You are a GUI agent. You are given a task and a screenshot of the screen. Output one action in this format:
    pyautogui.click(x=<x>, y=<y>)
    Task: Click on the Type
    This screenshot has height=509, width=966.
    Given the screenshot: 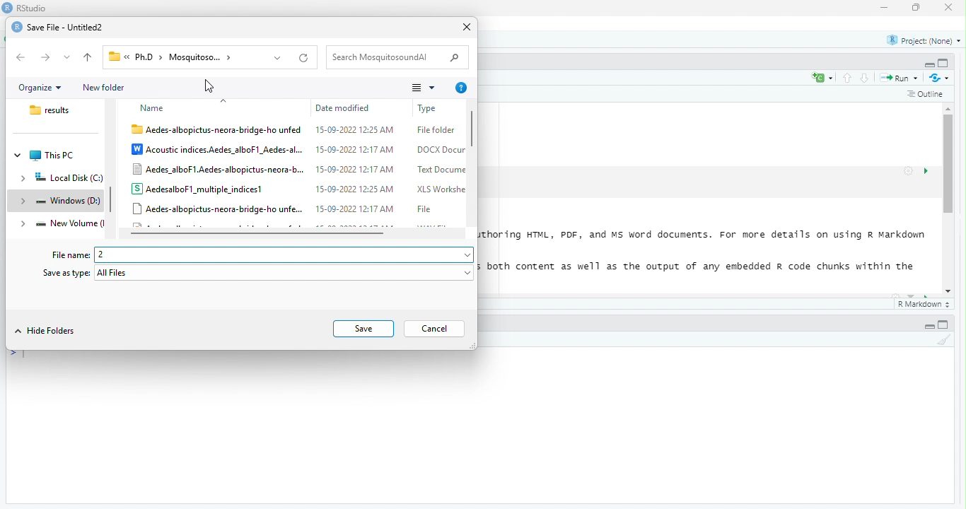 What is the action you would take?
    pyautogui.click(x=431, y=109)
    